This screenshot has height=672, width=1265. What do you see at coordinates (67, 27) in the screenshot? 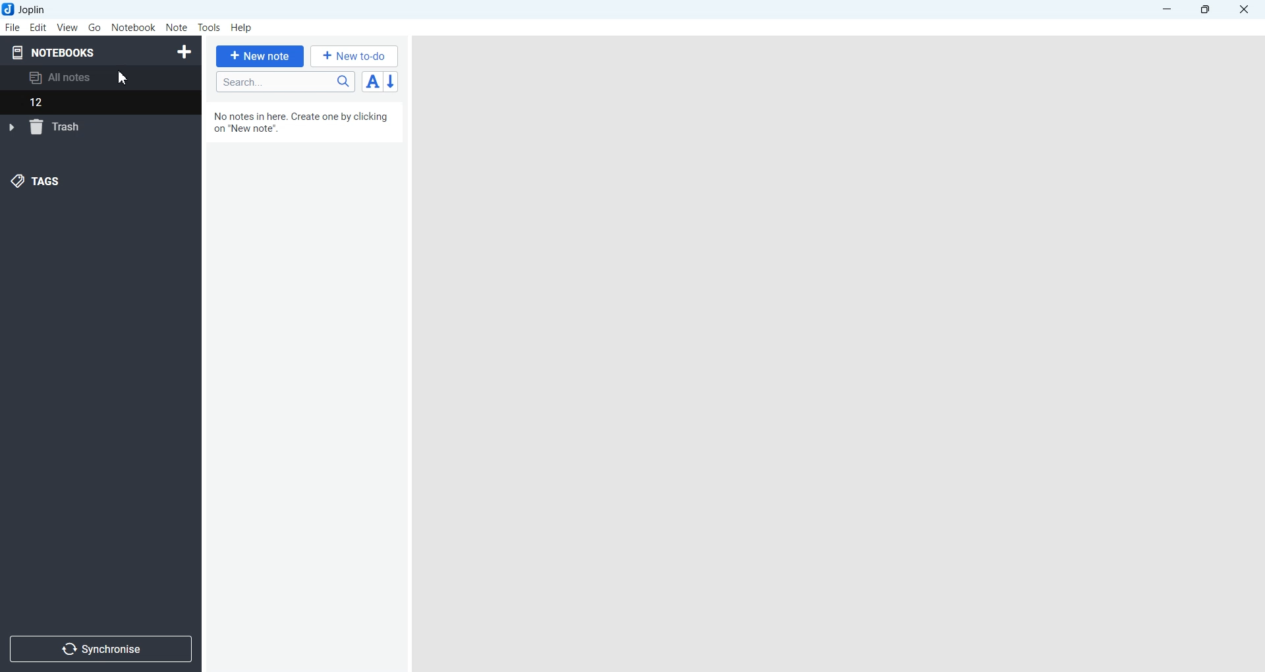
I see `View ` at bounding box center [67, 27].